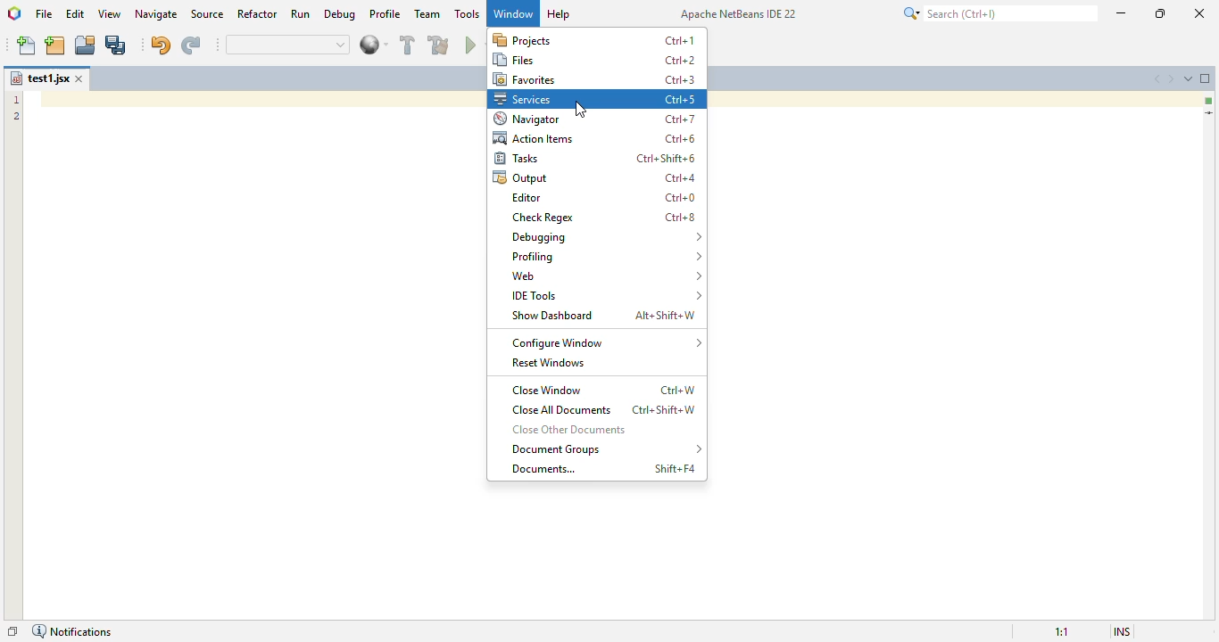  I want to click on shortcut for regex, so click(680, 217).